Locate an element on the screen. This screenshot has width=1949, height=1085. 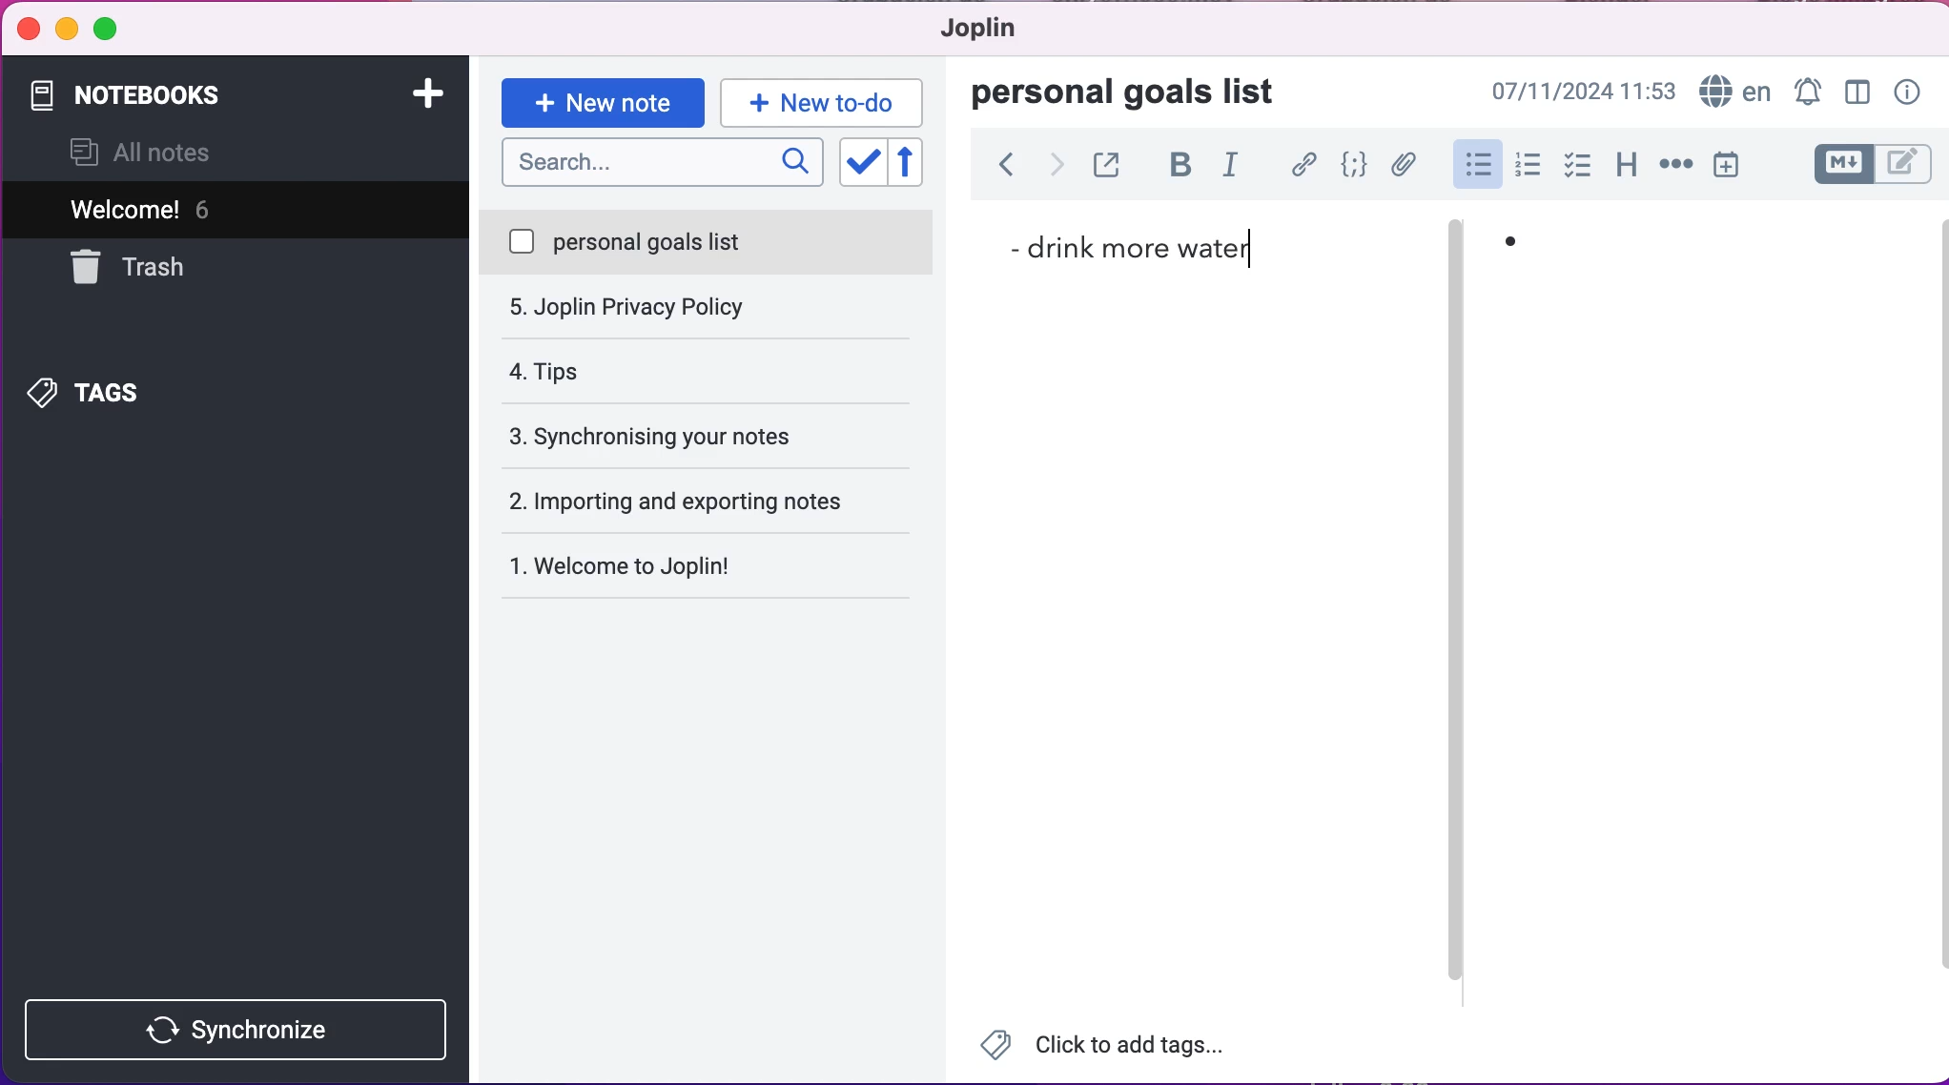
horizontal rule is located at coordinates (1672, 172).